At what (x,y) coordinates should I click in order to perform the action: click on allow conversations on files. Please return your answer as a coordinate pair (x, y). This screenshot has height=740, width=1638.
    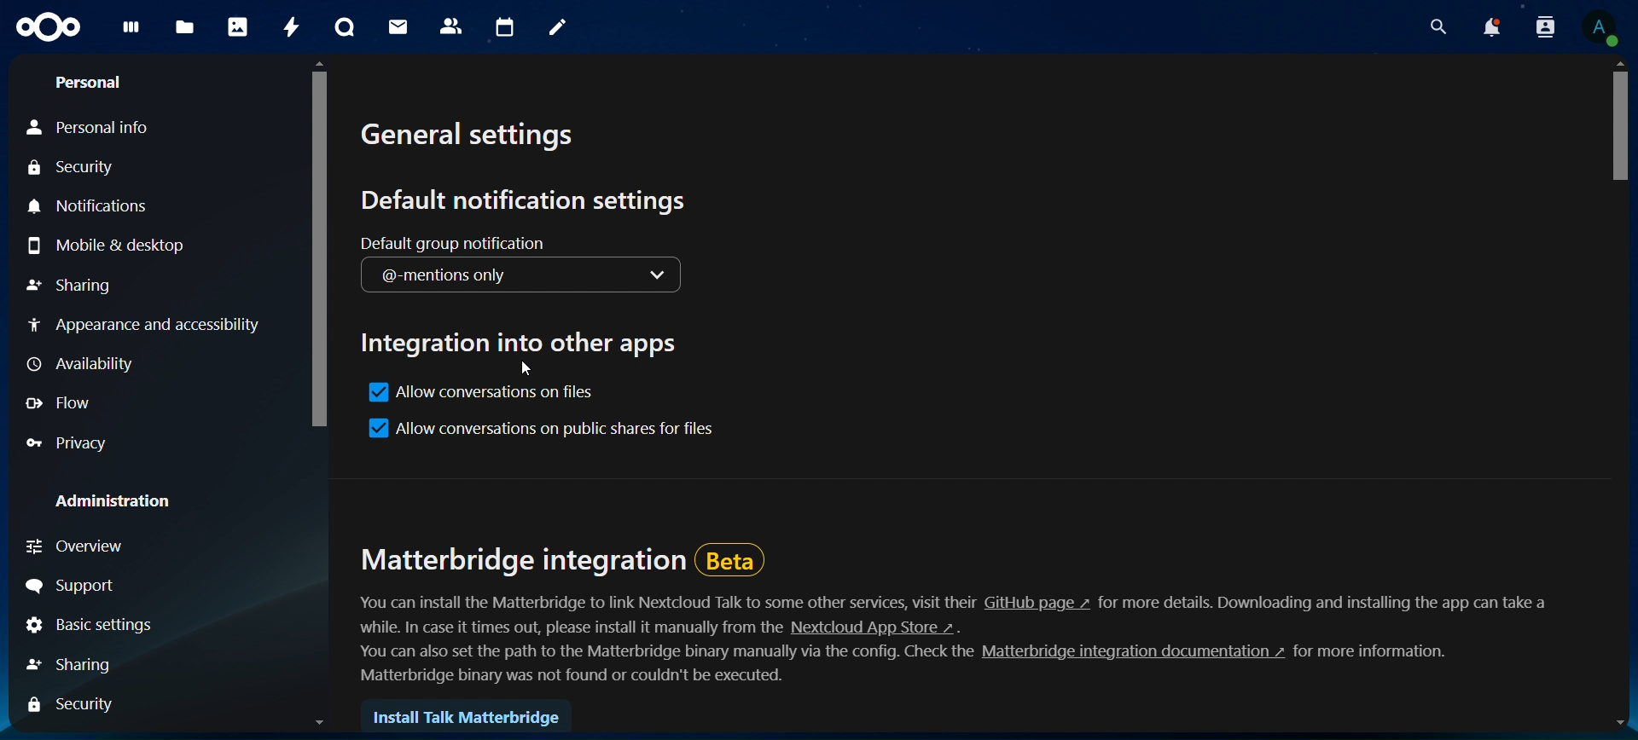
    Looking at the image, I should click on (481, 393).